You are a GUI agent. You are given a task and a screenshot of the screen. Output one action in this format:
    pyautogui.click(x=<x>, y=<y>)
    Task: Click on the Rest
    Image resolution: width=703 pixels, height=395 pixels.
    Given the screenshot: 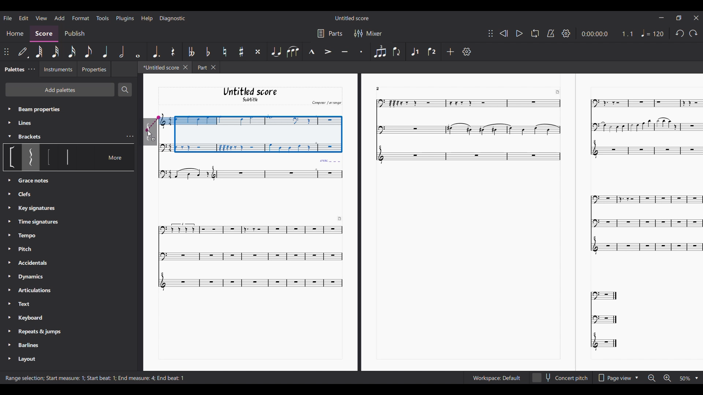 What is the action you would take?
    pyautogui.click(x=173, y=51)
    